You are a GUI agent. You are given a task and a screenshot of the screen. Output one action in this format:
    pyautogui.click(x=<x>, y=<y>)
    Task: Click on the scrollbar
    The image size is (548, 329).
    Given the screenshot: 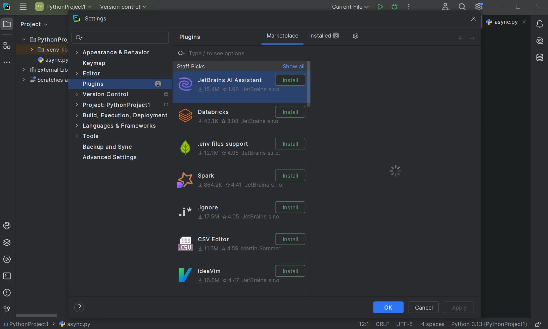 What is the action you would take?
    pyautogui.click(x=37, y=315)
    